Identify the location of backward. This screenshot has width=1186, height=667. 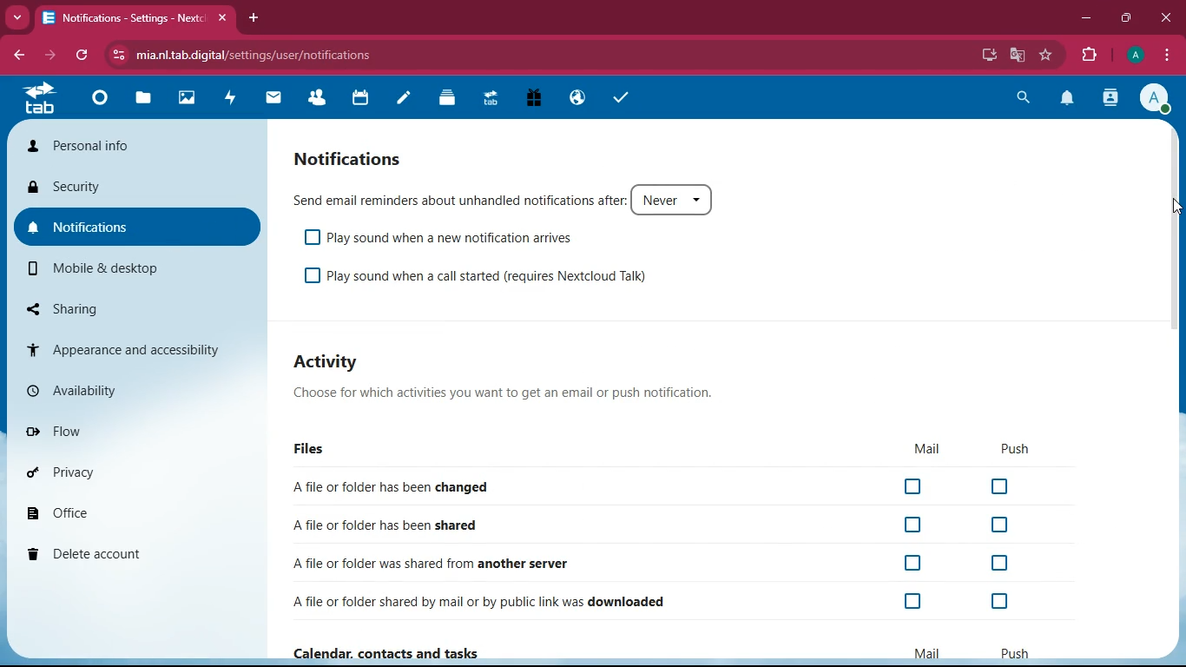
(16, 53).